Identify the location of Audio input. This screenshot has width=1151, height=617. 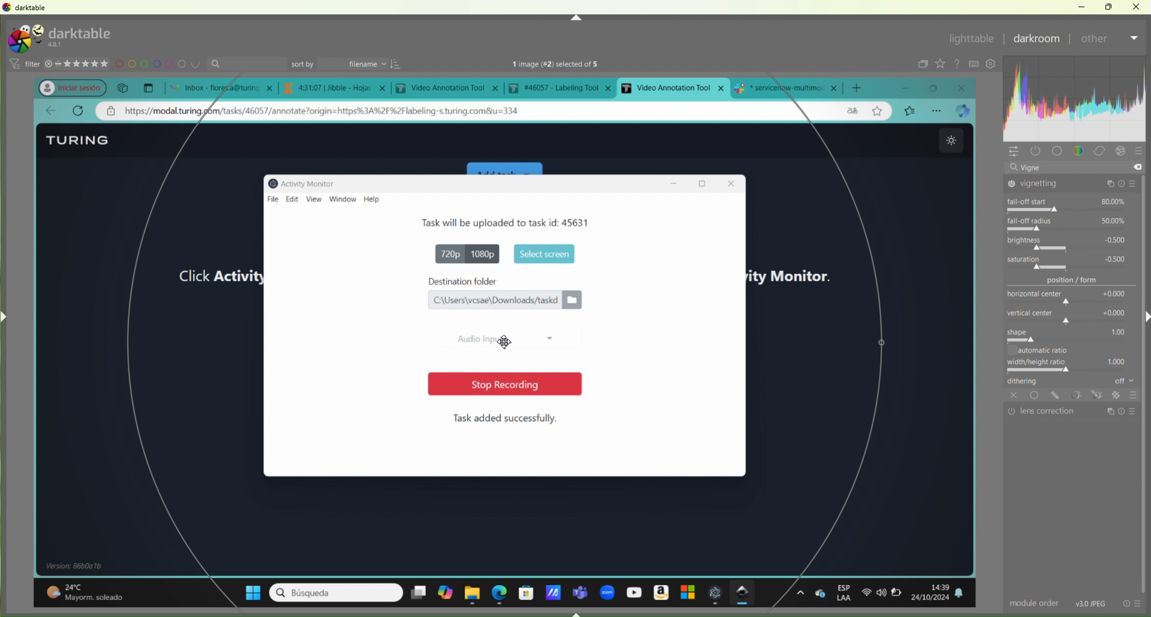
(498, 339).